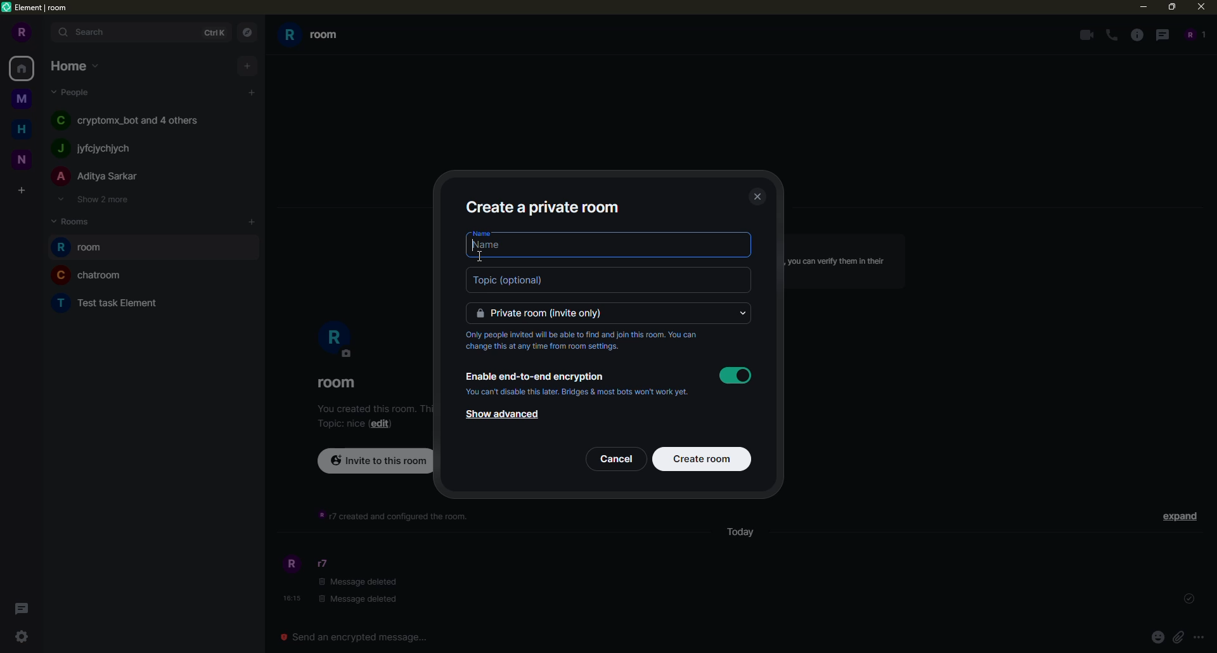 The image size is (1217, 653). Describe the element at coordinates (84, 246) in the screenshot. I see `room` at that location.